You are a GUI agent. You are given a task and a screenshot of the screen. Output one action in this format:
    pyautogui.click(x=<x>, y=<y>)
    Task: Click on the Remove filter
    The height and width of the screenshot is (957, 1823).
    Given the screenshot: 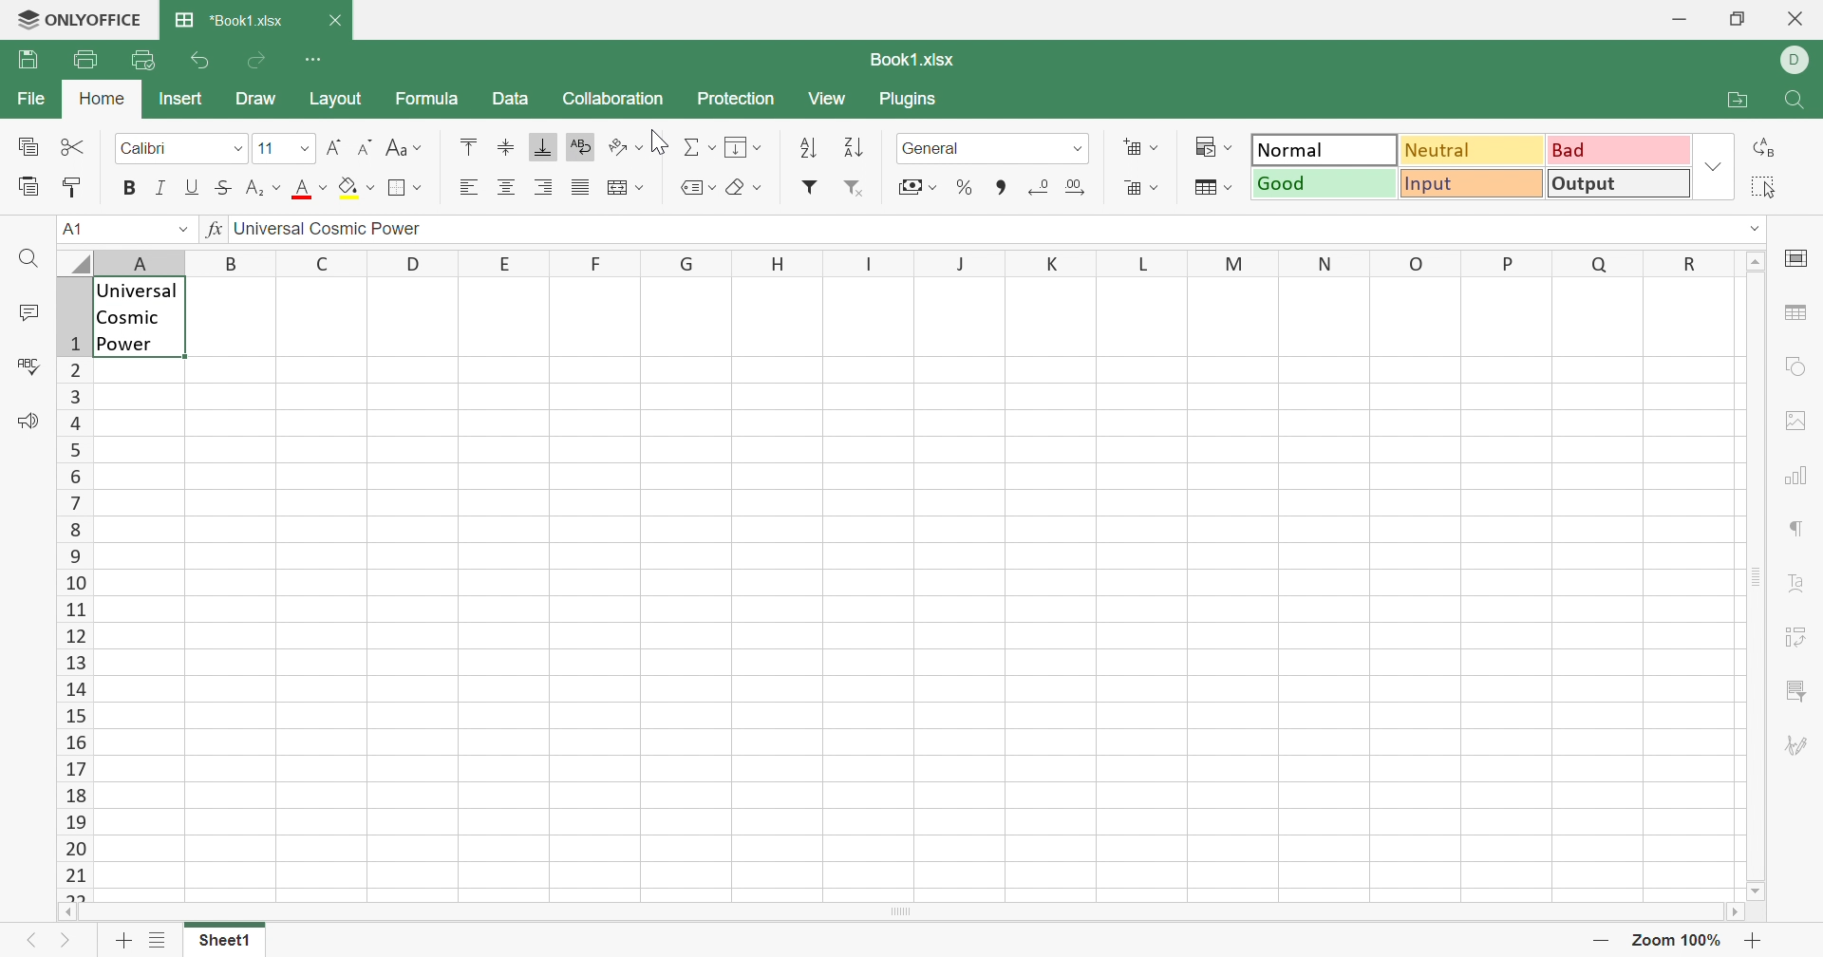 What is the action you would take?
    pyautogui.click(x=855, y=189)
    